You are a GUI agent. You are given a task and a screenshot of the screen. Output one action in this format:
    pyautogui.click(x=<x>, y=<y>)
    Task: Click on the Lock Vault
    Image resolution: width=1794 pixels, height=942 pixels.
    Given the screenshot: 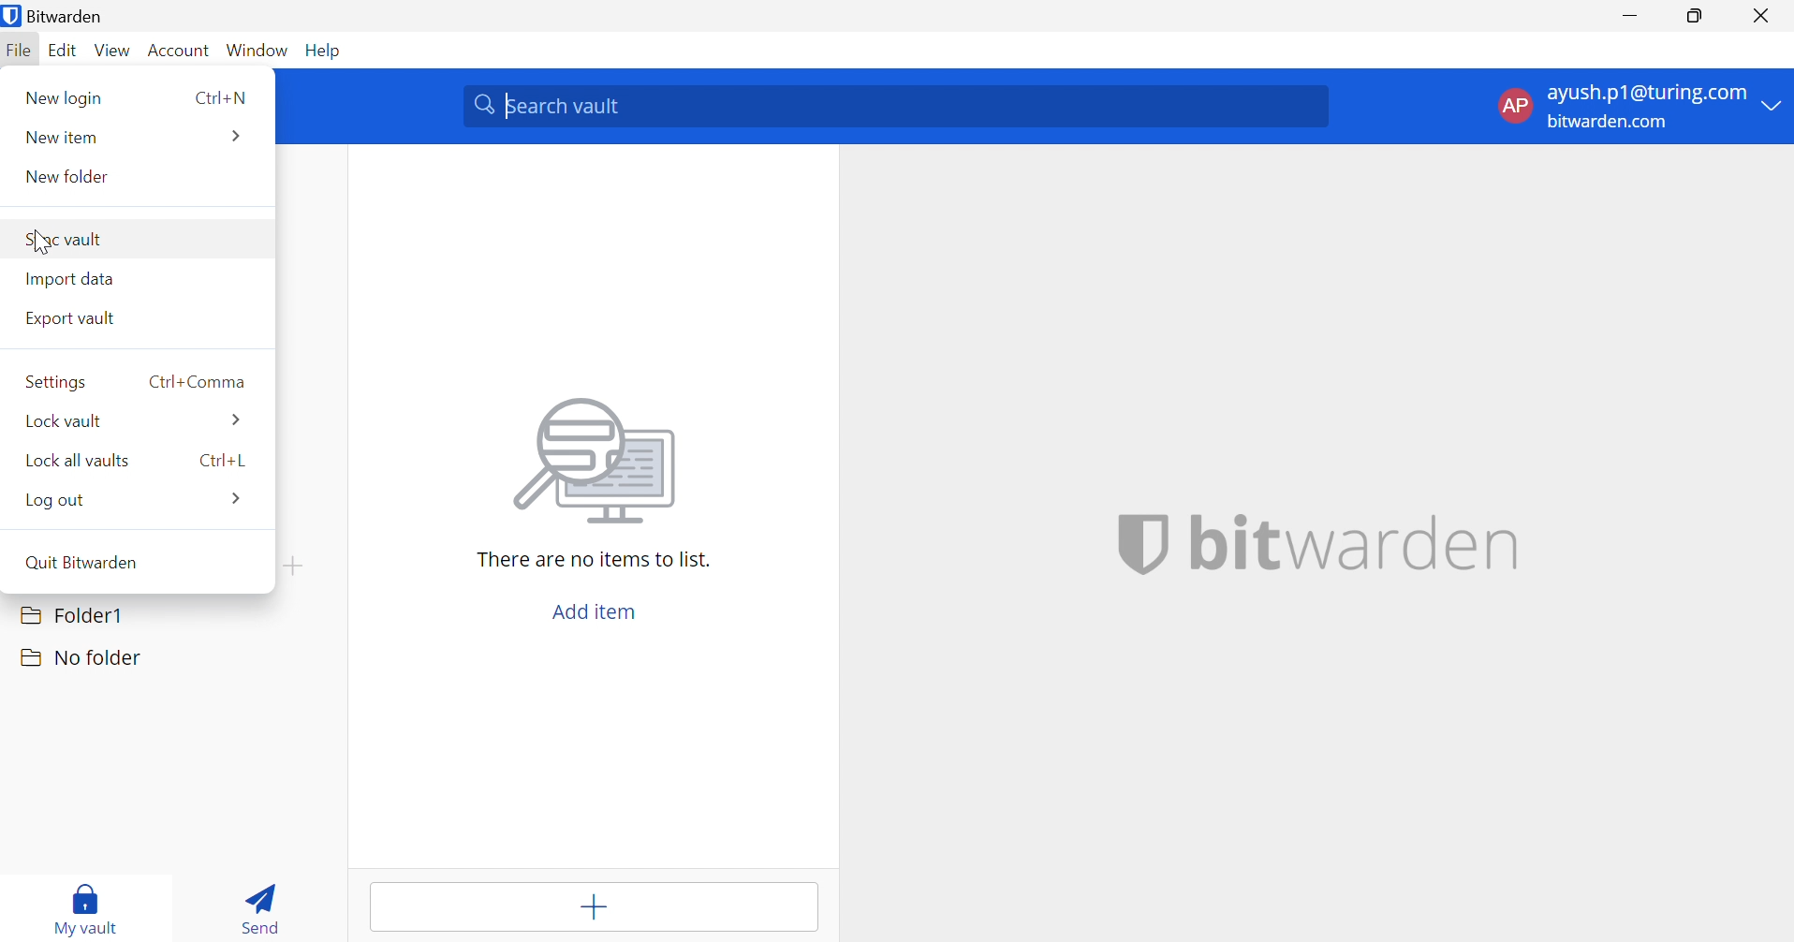 What is the action you would take?
    pyautogui.click(x=66, y=419)
    